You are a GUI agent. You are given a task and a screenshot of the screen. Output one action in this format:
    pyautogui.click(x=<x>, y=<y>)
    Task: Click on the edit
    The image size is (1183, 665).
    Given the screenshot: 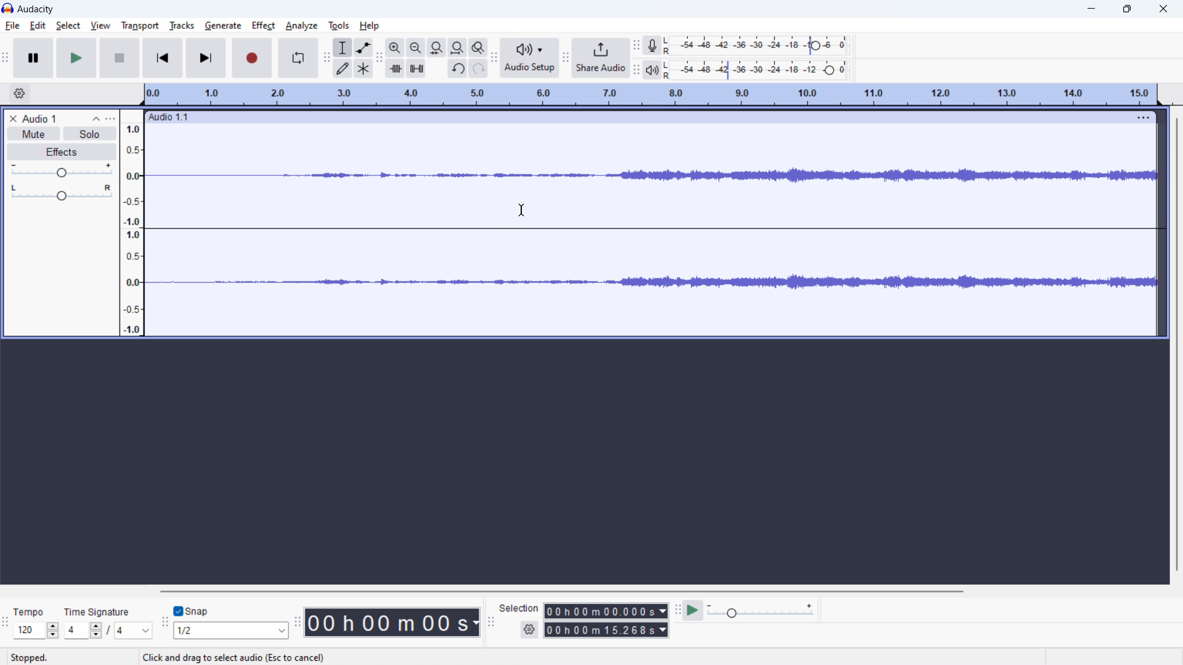 What is the action you would take?
    pyautogui.click(x=38, y=26)
    